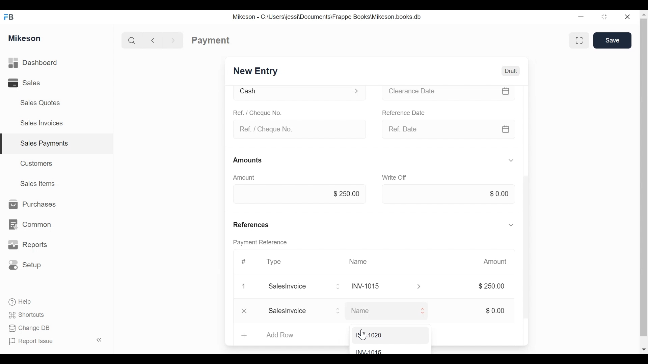 The width and height of the screenshot is (648, 364). Describe the element at coordinates (516, 224) in the screenshot. I see `Hide` at that location.